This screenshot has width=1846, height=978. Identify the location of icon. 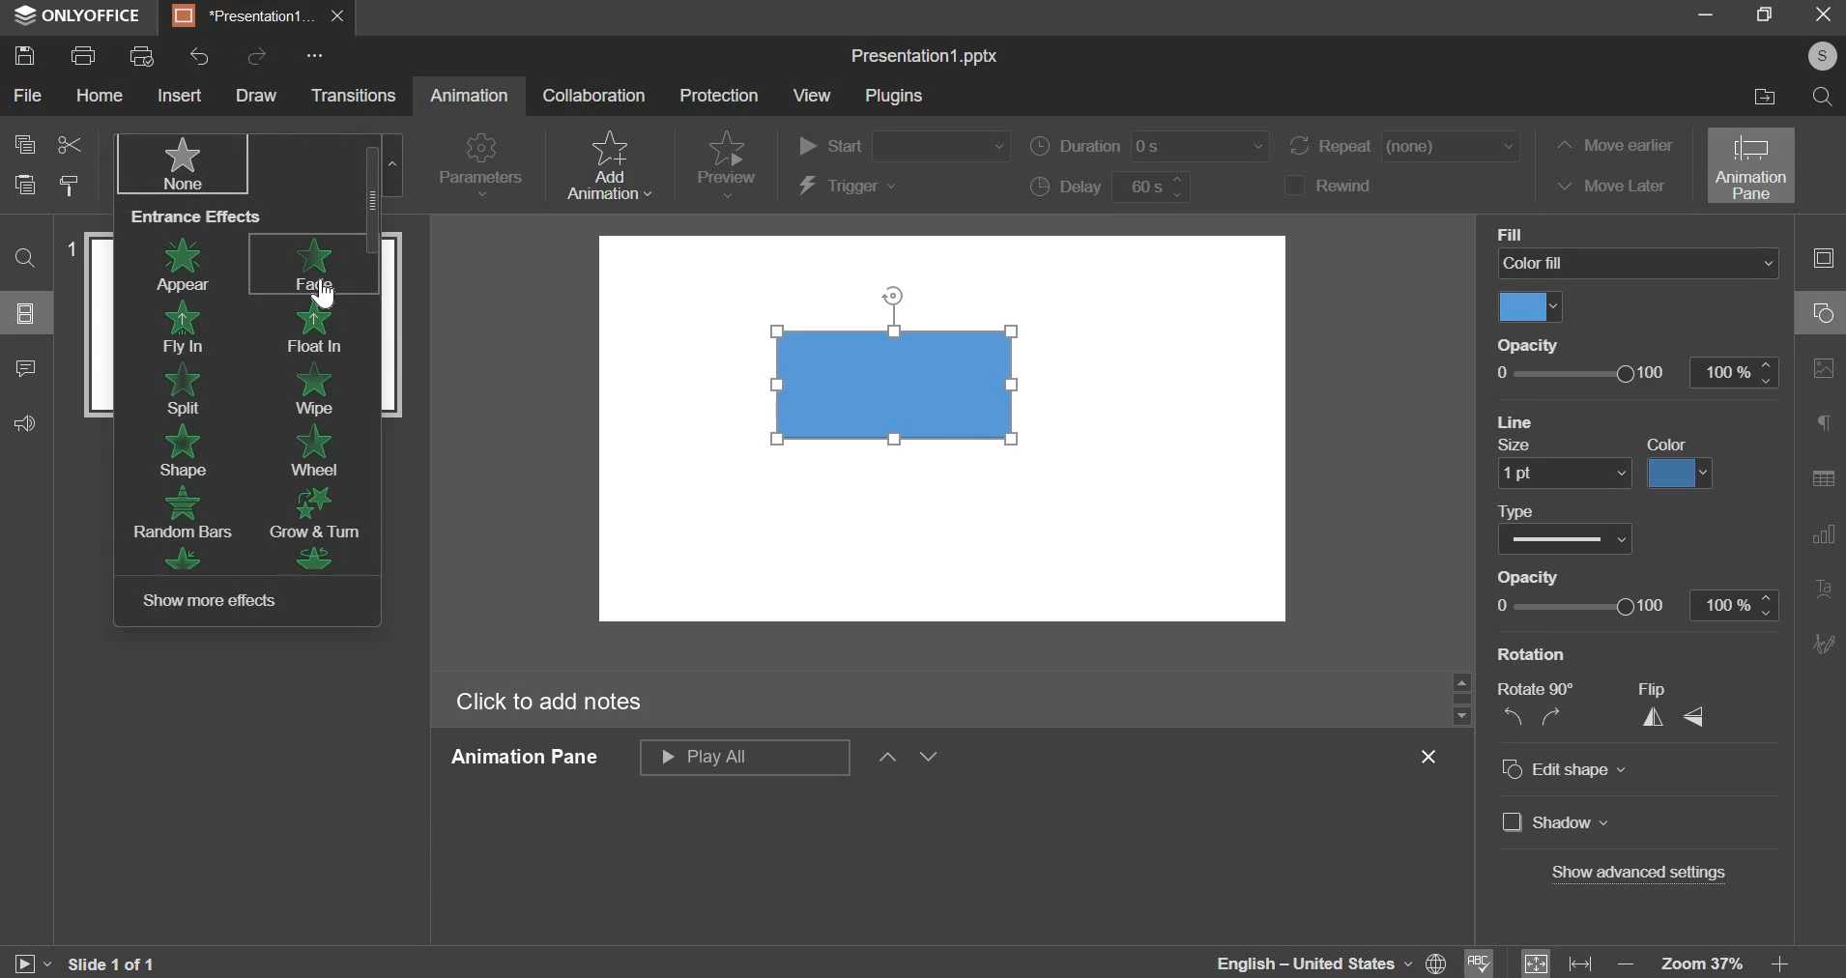
(323, 561).